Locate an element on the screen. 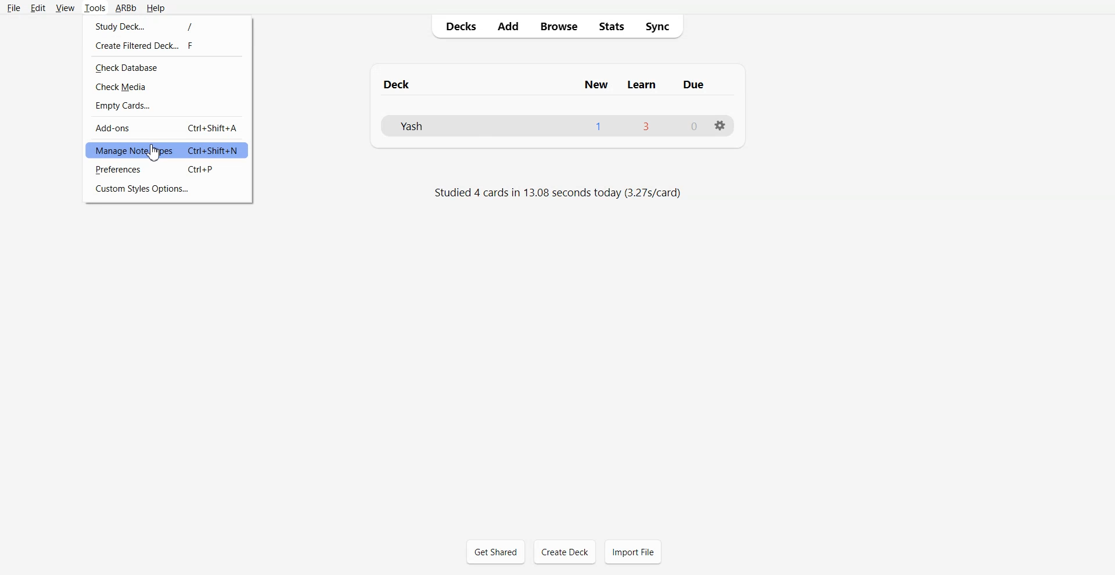 This screenshot has width=1115, height=575. Add-ons is located at coordinates (167, 128).